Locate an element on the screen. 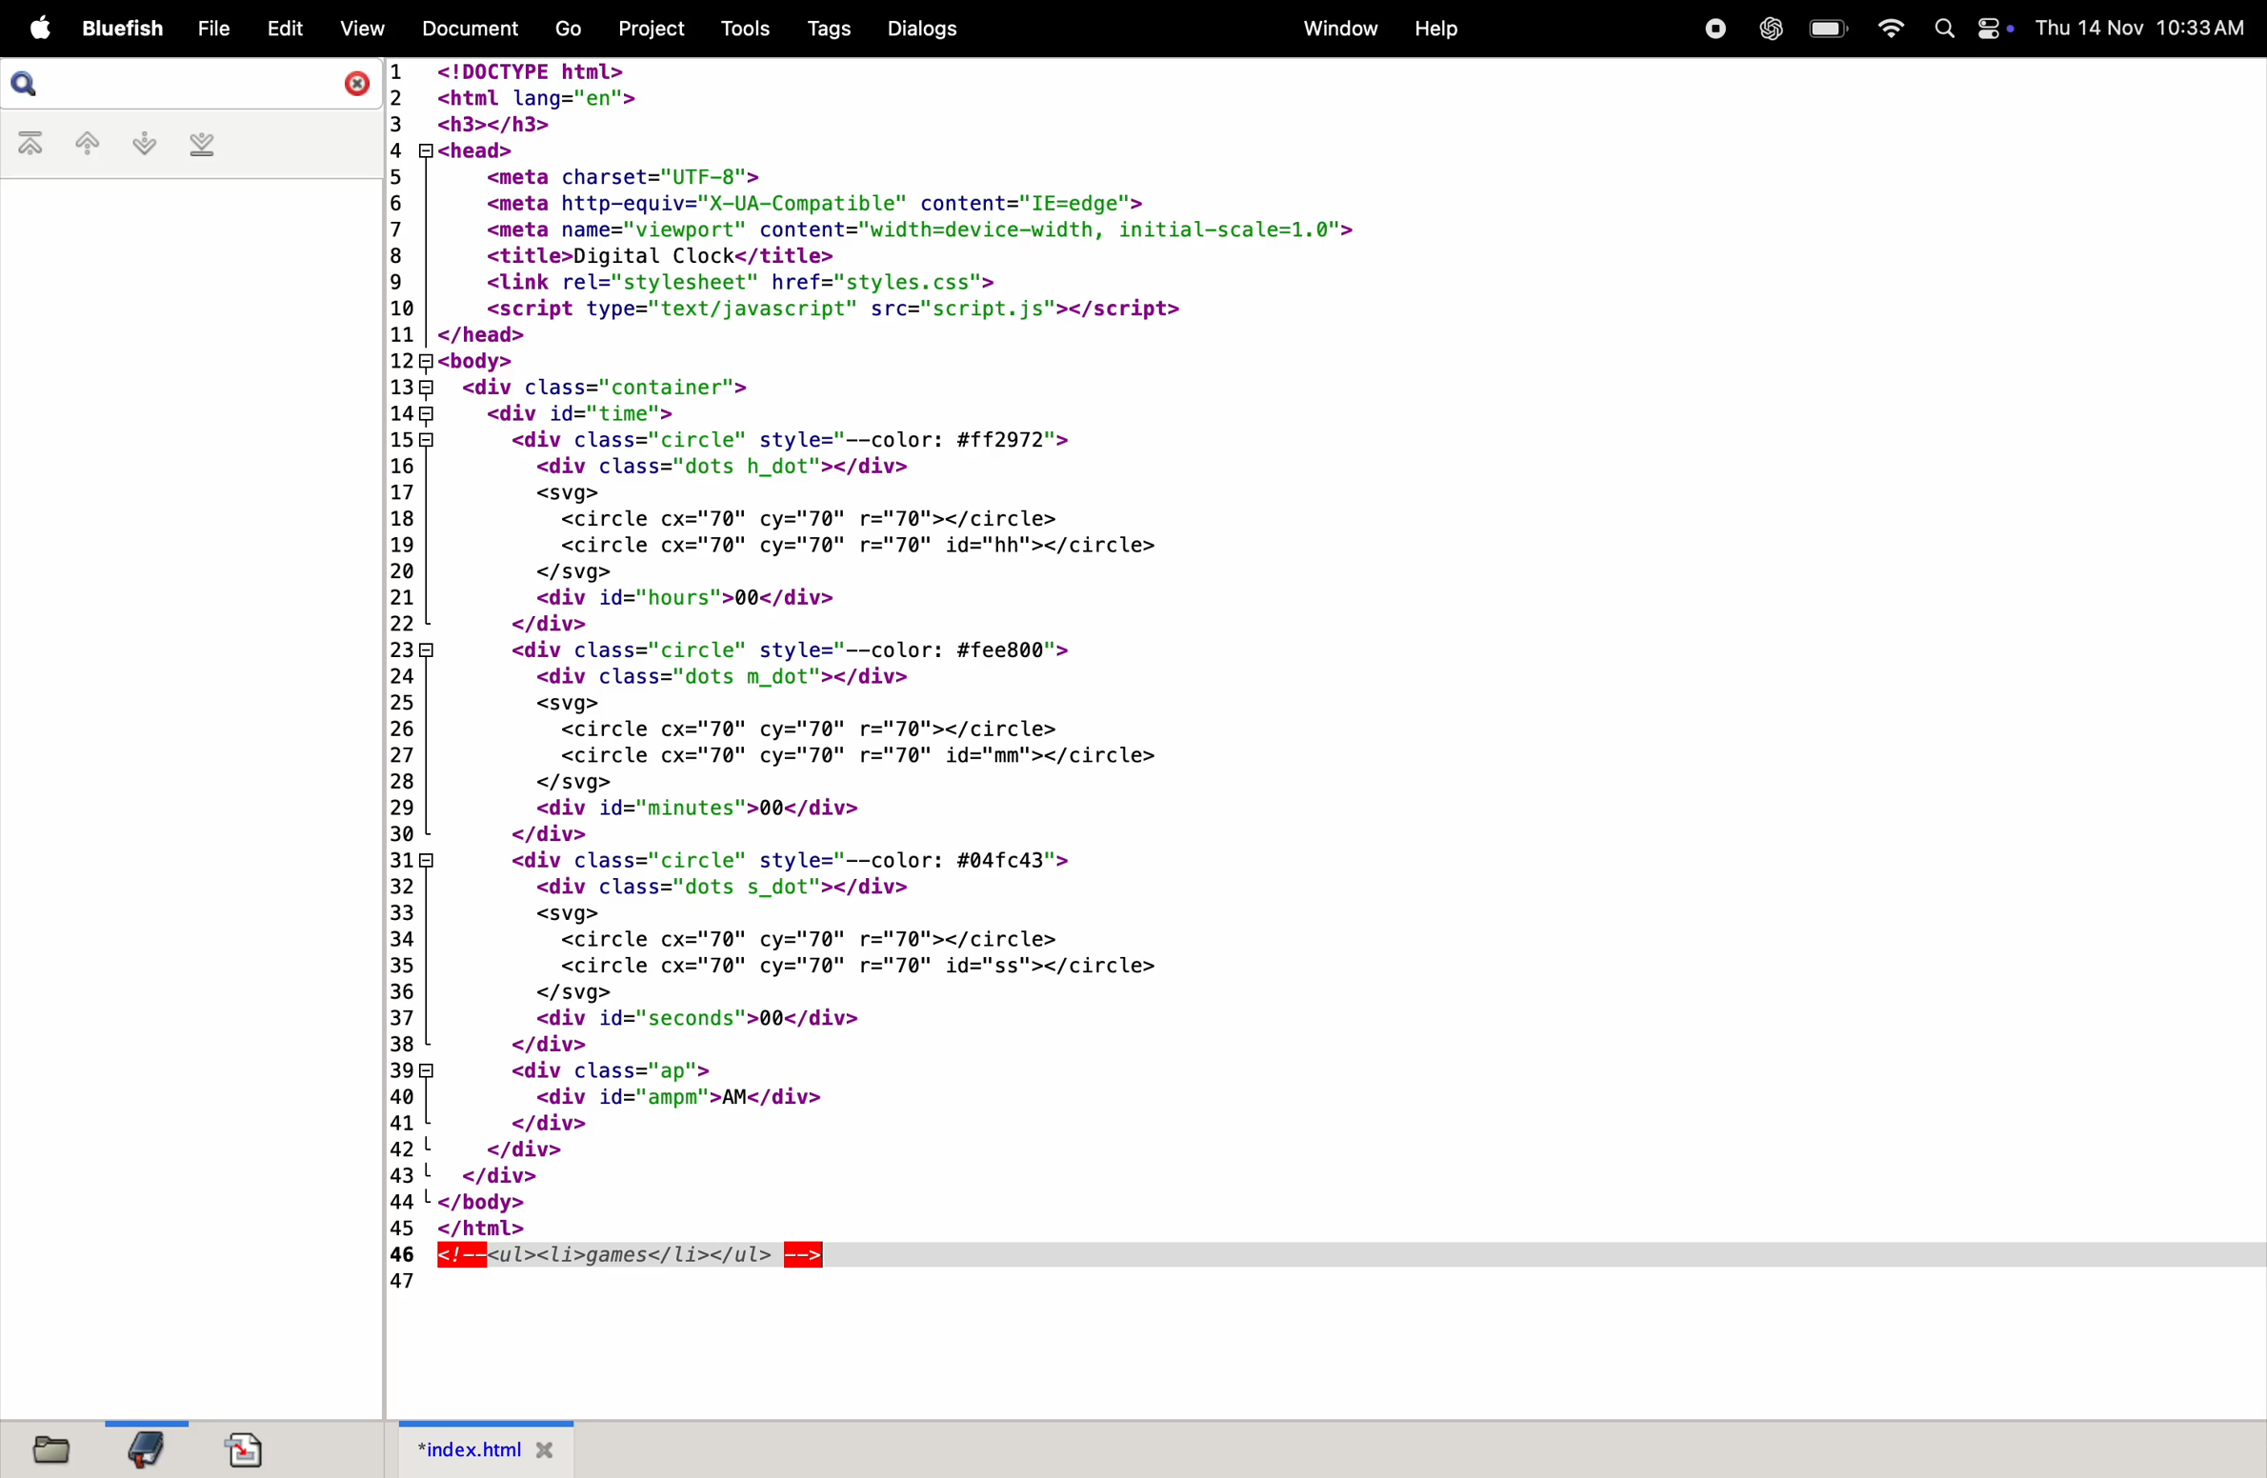  Date and time is located at coordinates (2143, 27).